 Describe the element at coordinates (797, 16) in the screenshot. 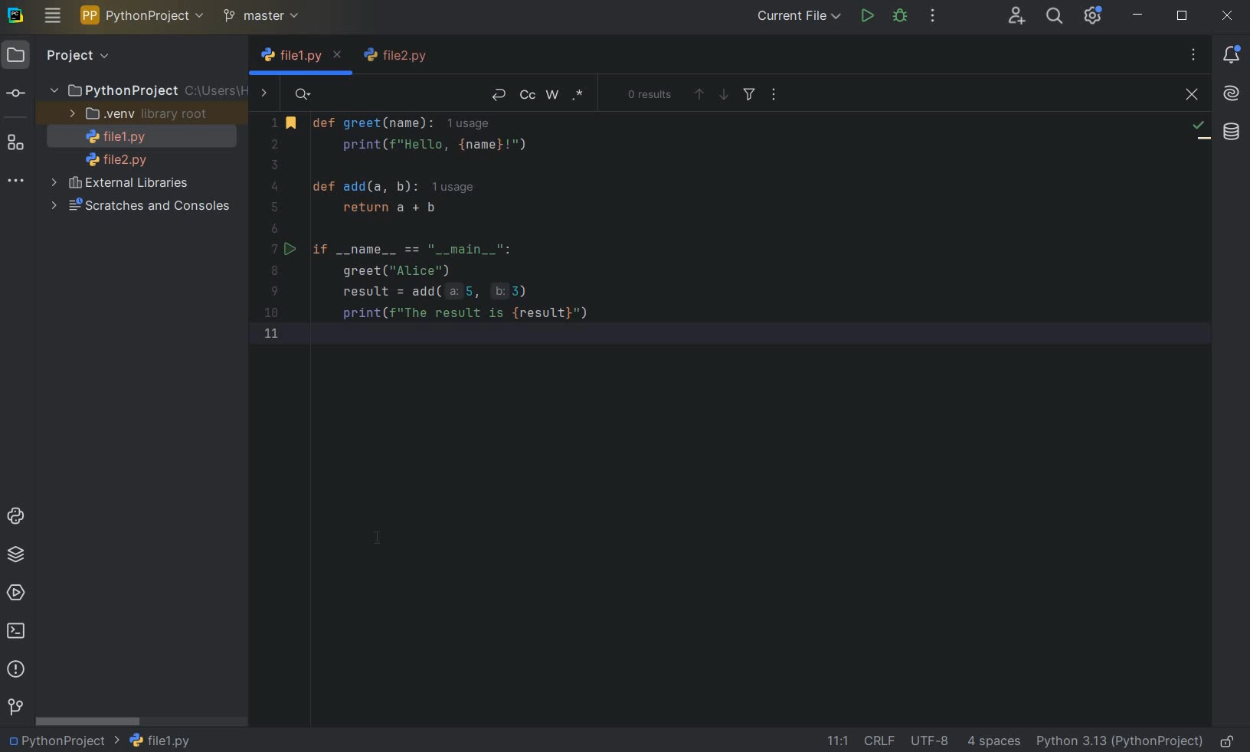

I see `CURRENT FILE` at that location.